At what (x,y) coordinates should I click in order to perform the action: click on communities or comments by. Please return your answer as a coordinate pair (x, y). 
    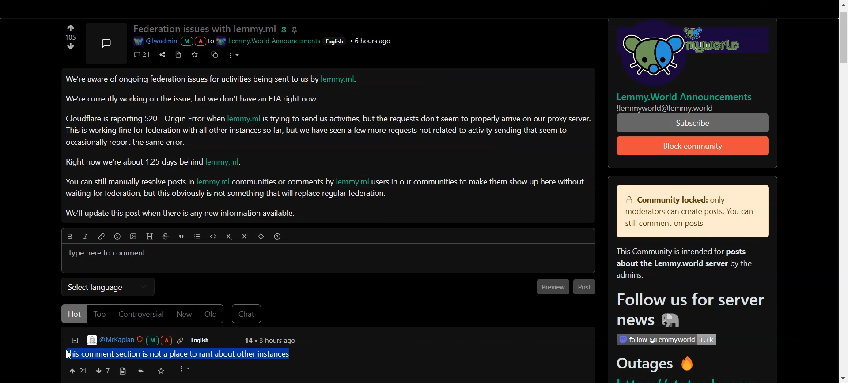
    Looking at the image, I should click on (284, 183).